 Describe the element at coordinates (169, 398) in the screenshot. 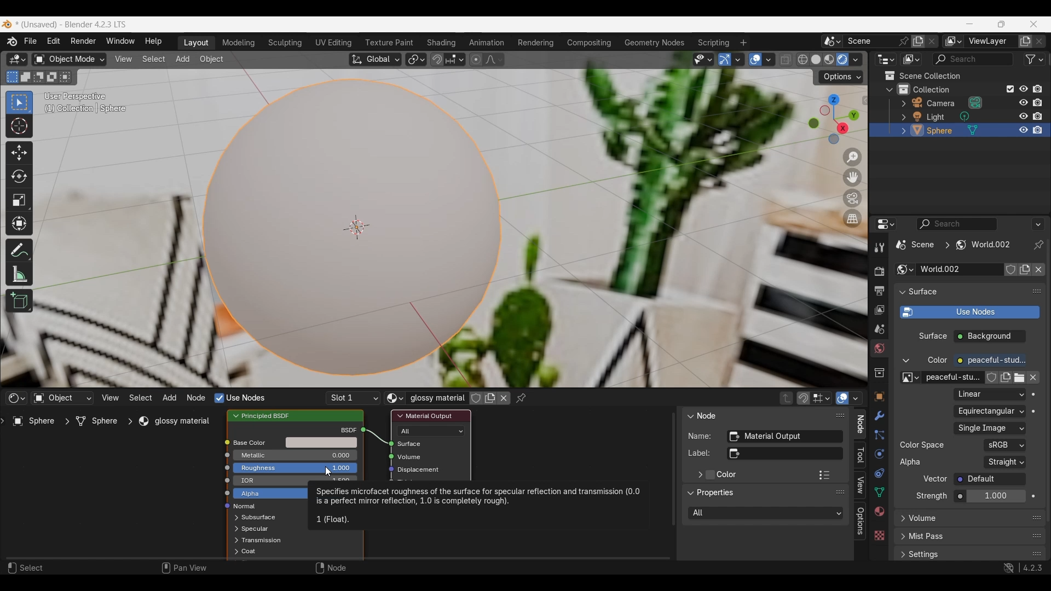

I see `Add menu` at that location.